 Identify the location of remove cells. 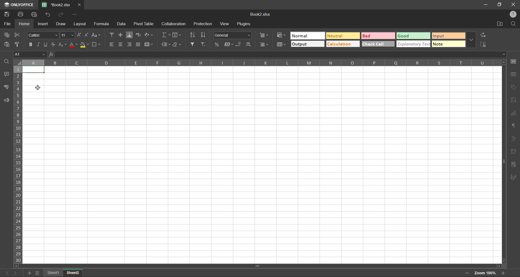
(266, 45).